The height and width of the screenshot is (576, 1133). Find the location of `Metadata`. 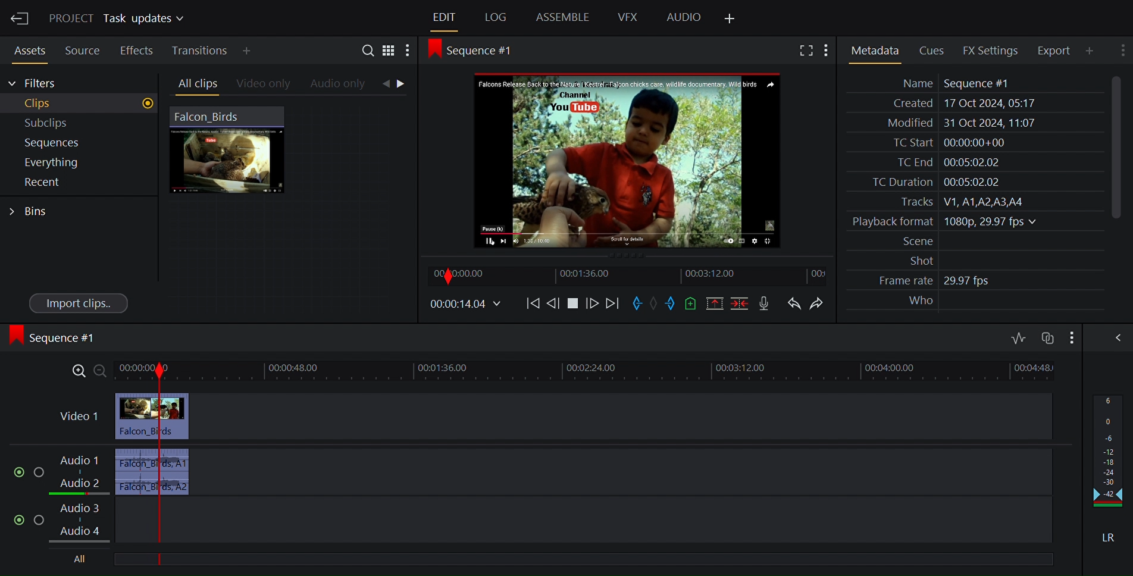

Metadata is located at coordinates (875, 49).